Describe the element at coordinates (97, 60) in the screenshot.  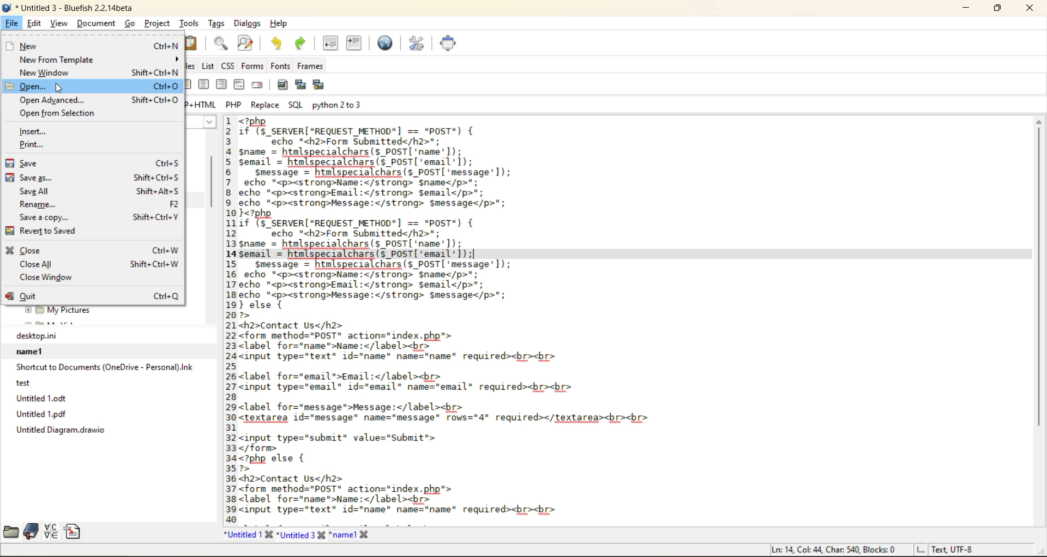
I see `new from template` at that location.